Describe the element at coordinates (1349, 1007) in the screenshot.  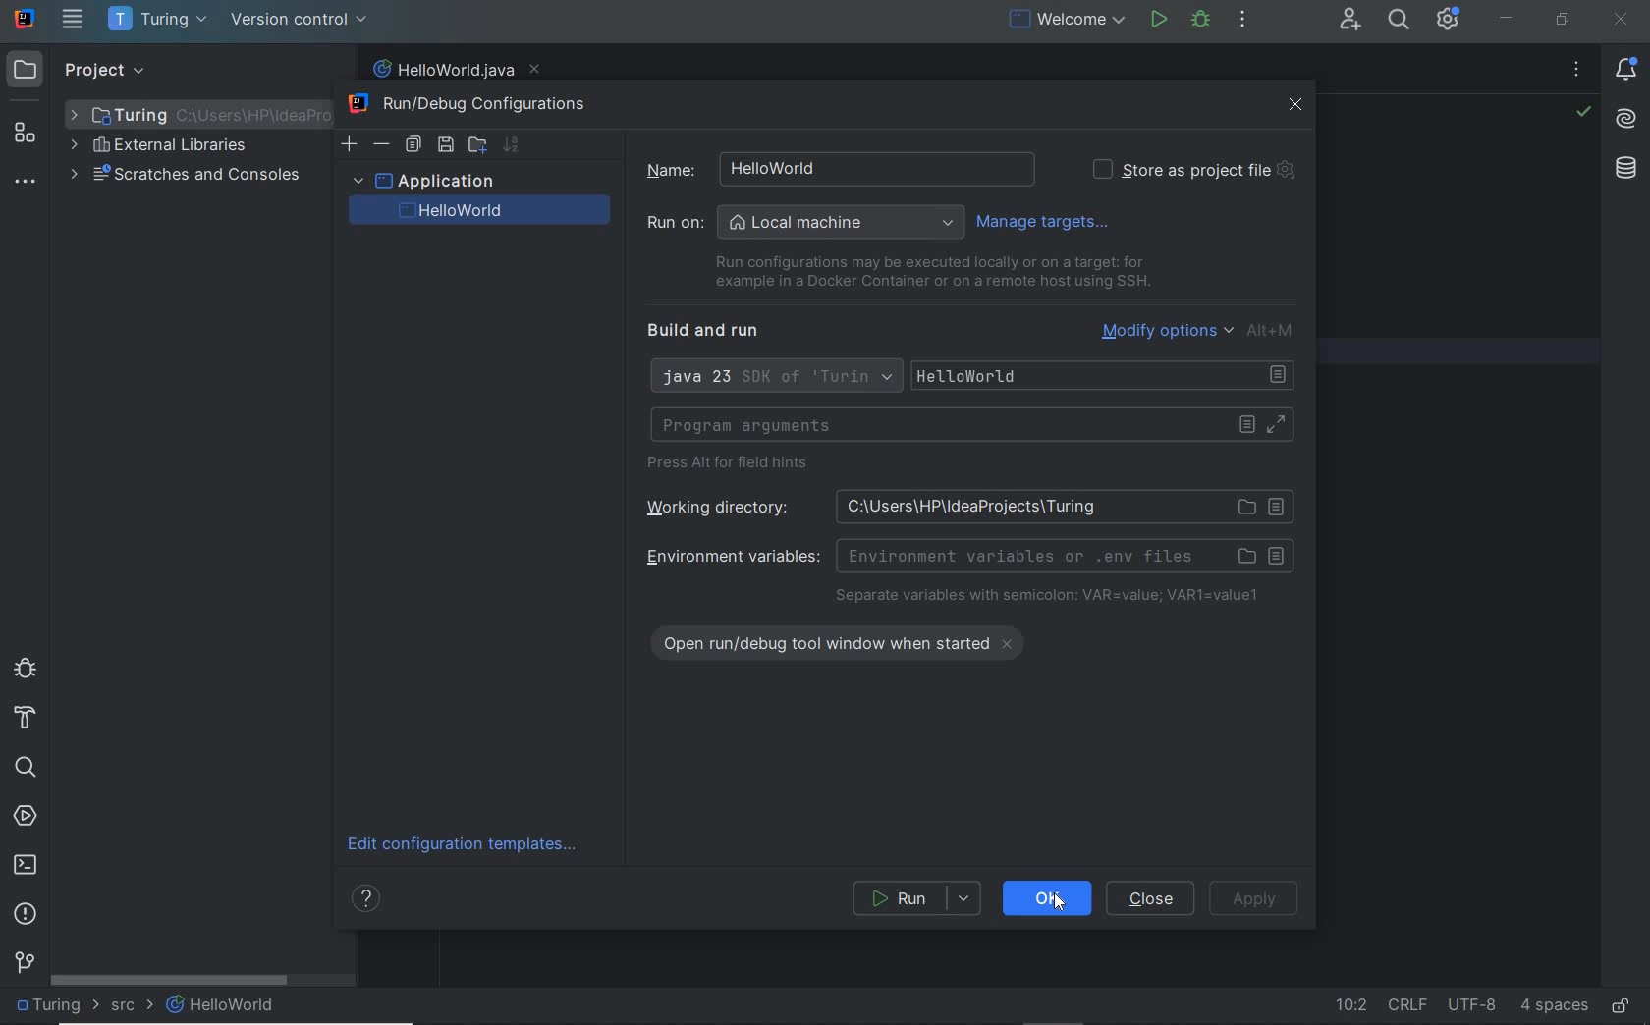
I see `go to line` at that location.